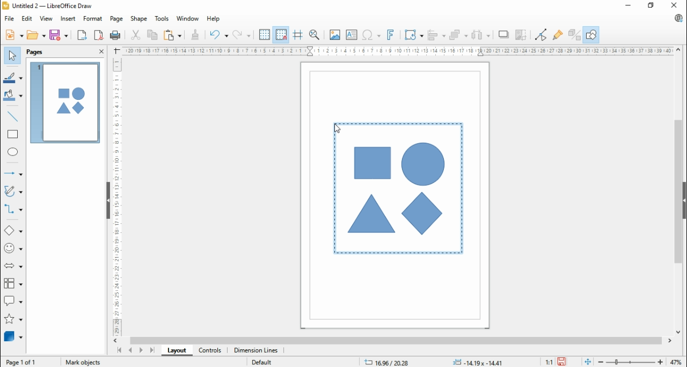  What do you see at coordinates (65, 103) in the screenshot?
I see `page 1` at bounding box center [65, 103].